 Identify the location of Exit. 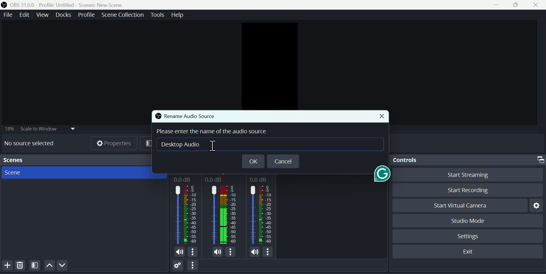
(469, 251).